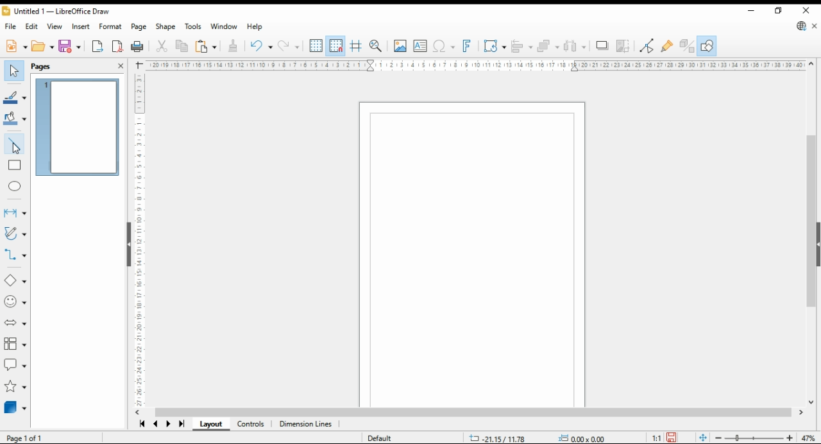 Image resolution: width=821 pixels, height=444 pixels. Describe the element at coordinates (55, 26) in the screenshot. I see `view` at that location.